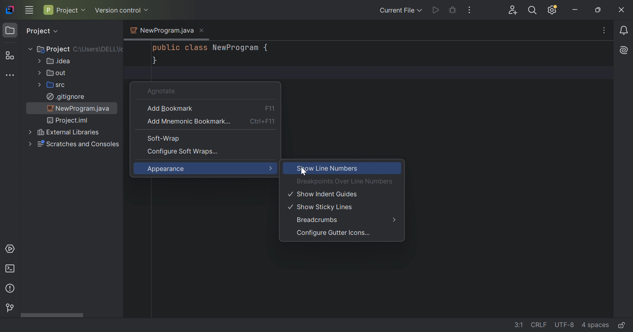  What do you see at coordinates (62, 10) in the screenshot?
I see `Project` at bounding box center [62, 10].